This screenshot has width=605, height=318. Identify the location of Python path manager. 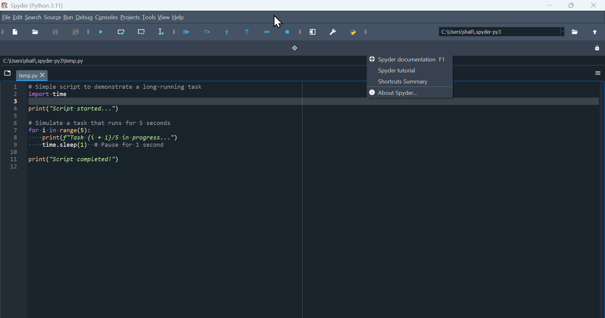
(359, 31).